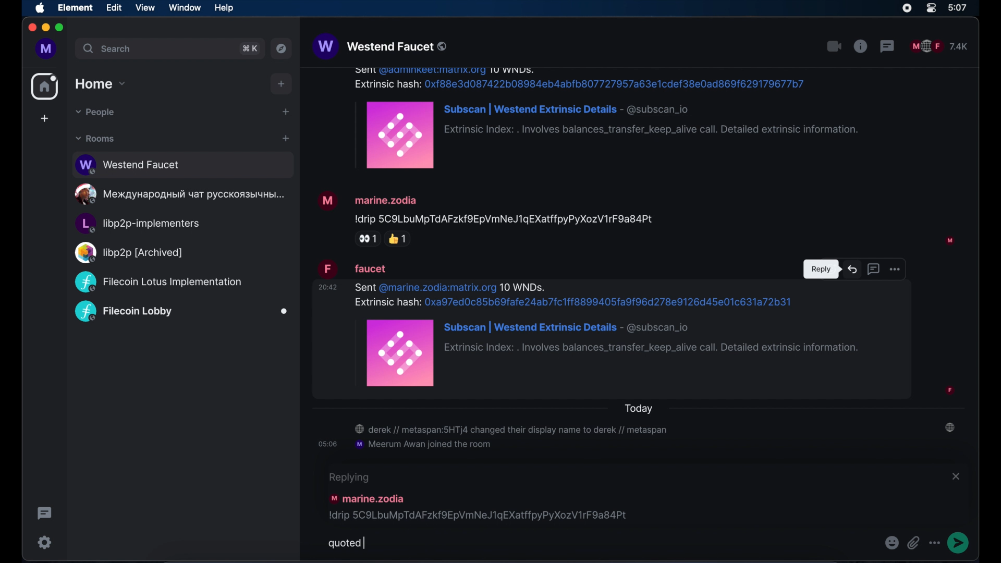 The image size is (1001, 563). What do you see at coordinates (640, 219) in the screenshot?
I see `message` at bounding box center [640, 219].